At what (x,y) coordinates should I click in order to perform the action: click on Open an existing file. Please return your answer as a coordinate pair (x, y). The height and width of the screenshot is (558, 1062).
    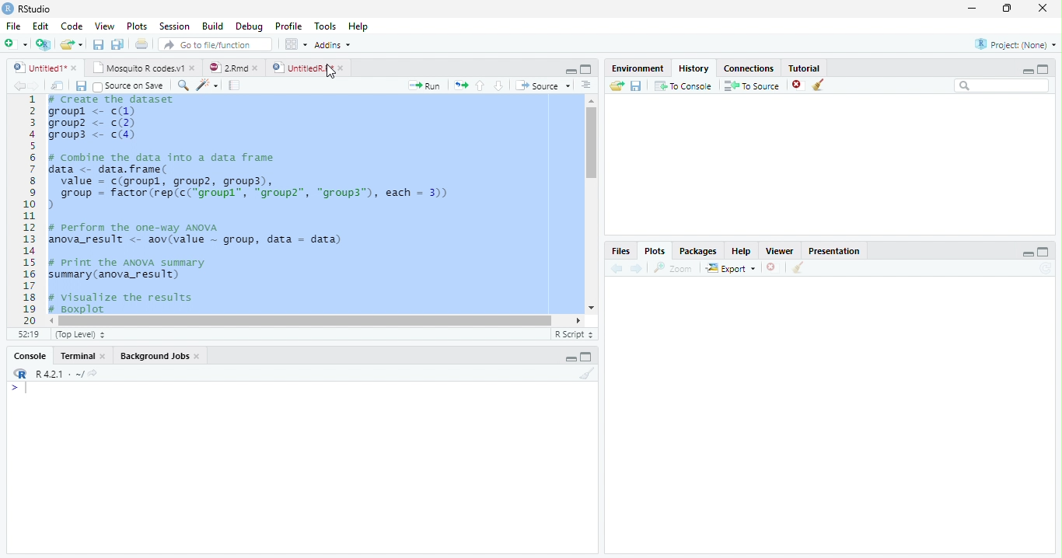
    Looking at the image, I should click on (72, 44).